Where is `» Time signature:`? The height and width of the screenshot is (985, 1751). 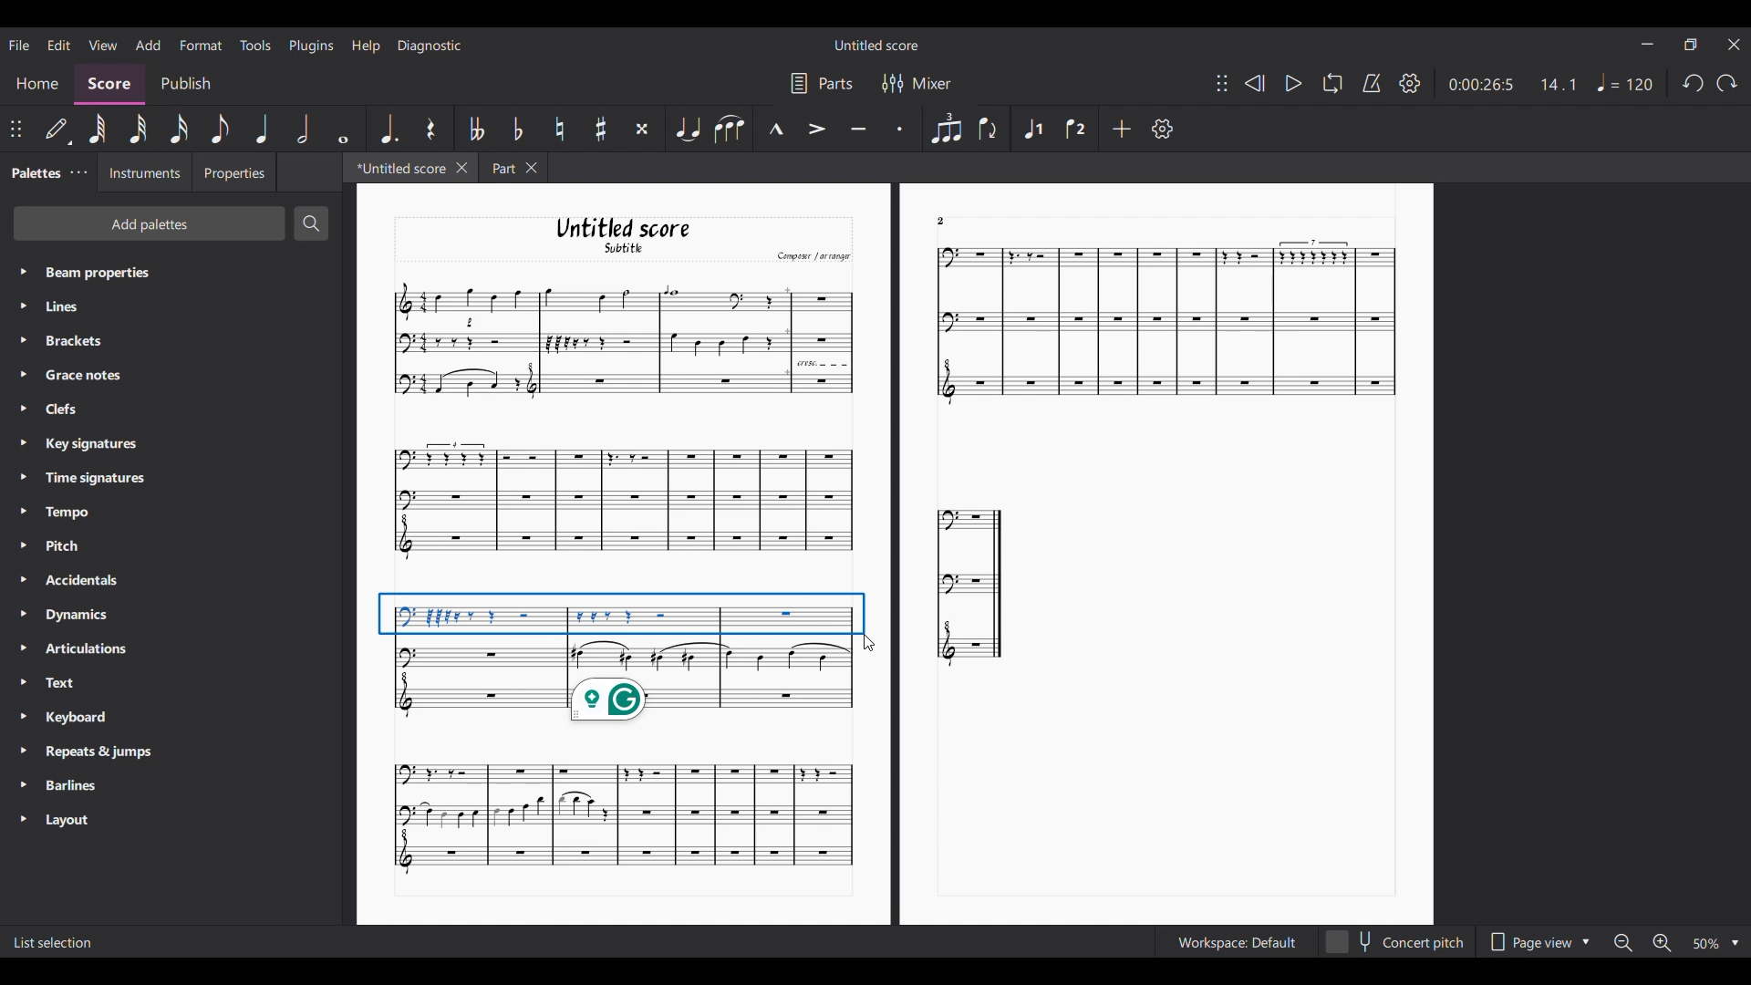
» Time signature: is located at coordinates (82, 477).